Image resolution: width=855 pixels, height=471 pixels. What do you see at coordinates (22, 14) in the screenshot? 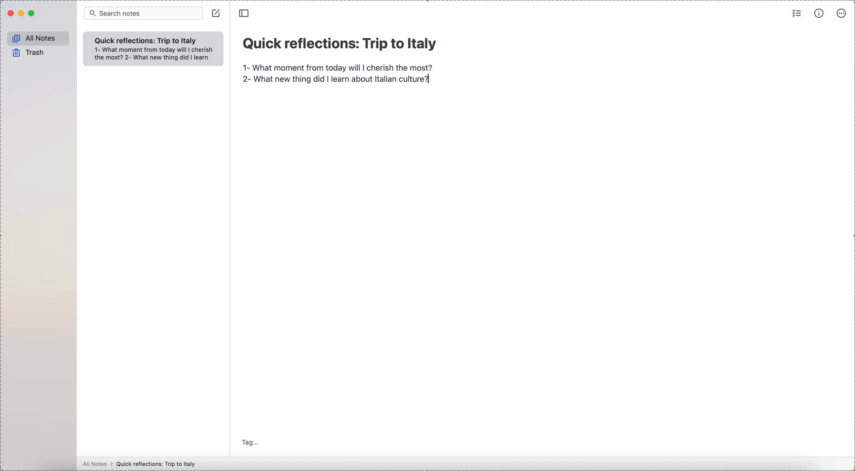
I see `minimize` at bounding box center [22, 14].